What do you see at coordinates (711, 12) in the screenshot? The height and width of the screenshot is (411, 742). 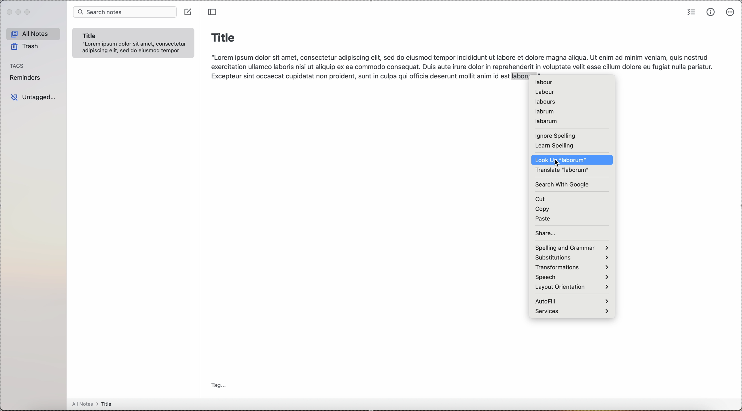 I see `metrics` at bounding box center [711, 12].